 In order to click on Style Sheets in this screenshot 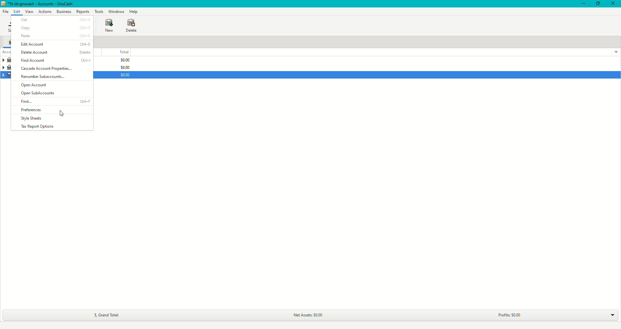, I will do `click(32, 119)`.